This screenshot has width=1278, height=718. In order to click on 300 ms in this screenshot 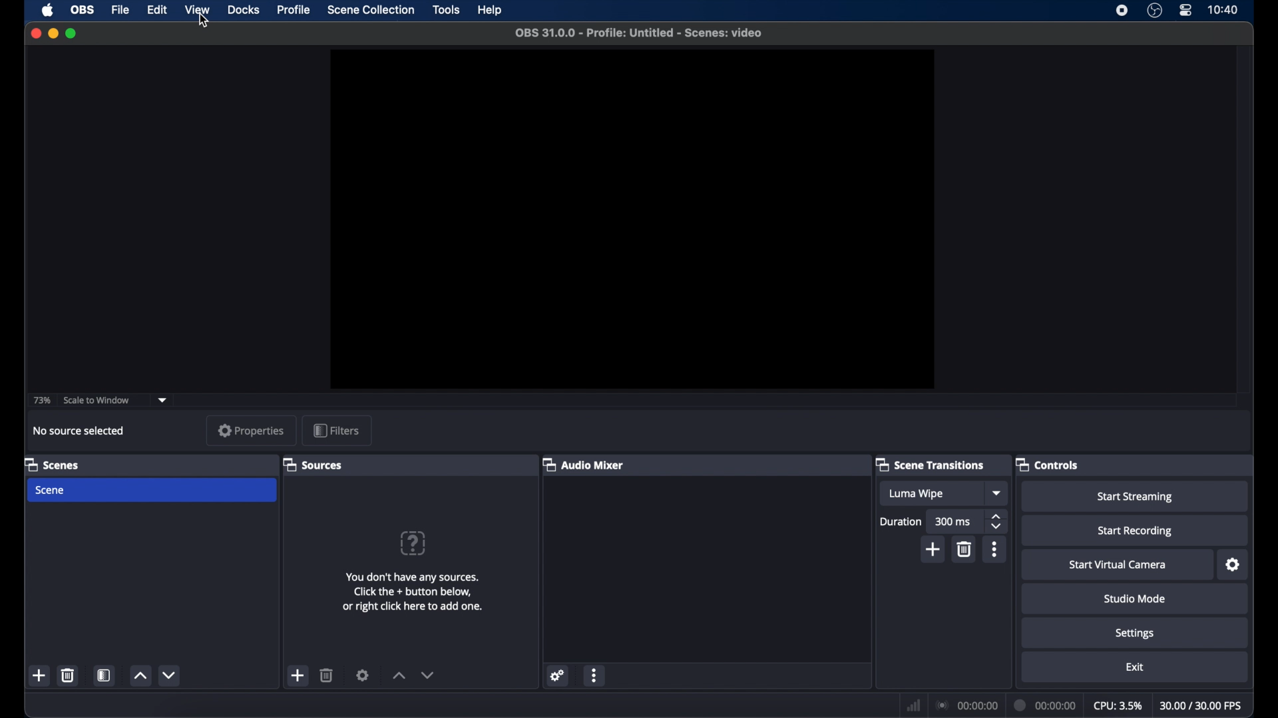, I will do `click(955, 521)`.